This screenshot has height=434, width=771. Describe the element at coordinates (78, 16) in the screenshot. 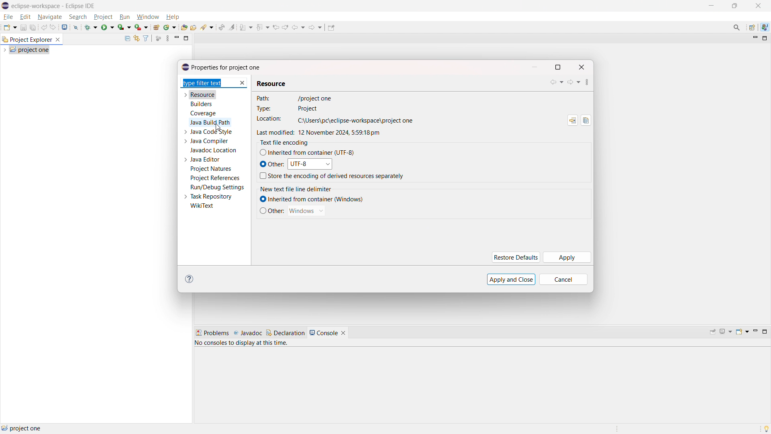

I see `search` at that location.